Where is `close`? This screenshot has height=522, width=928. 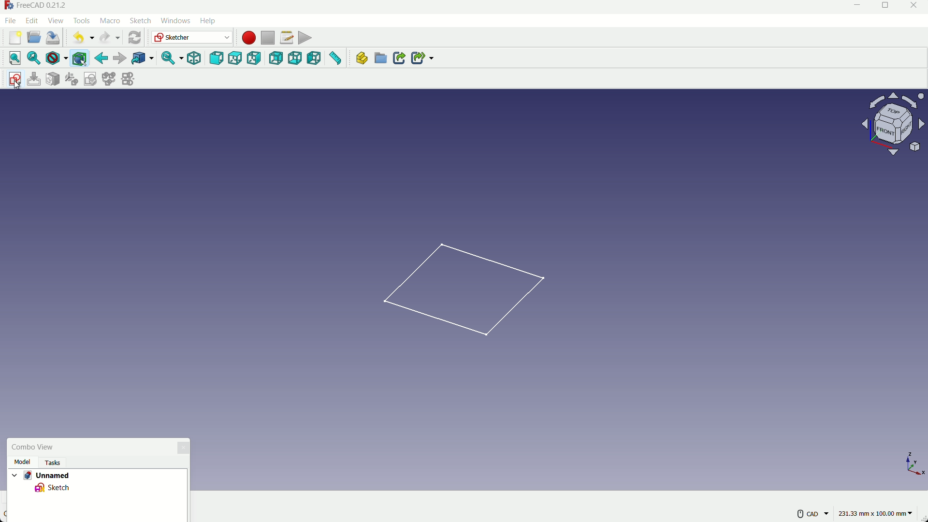
close is located at coordinates (183, 448).